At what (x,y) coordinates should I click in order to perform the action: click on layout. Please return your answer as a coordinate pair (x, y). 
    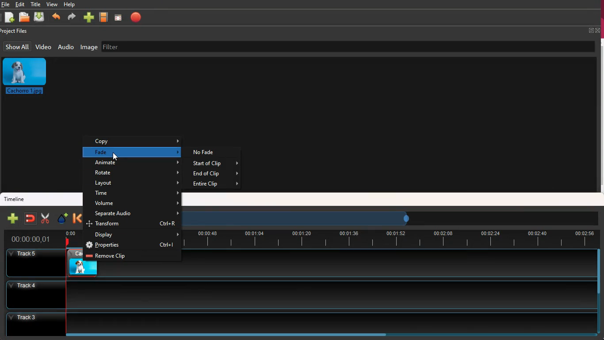
    Looking at the image, I should click on (137, 184).